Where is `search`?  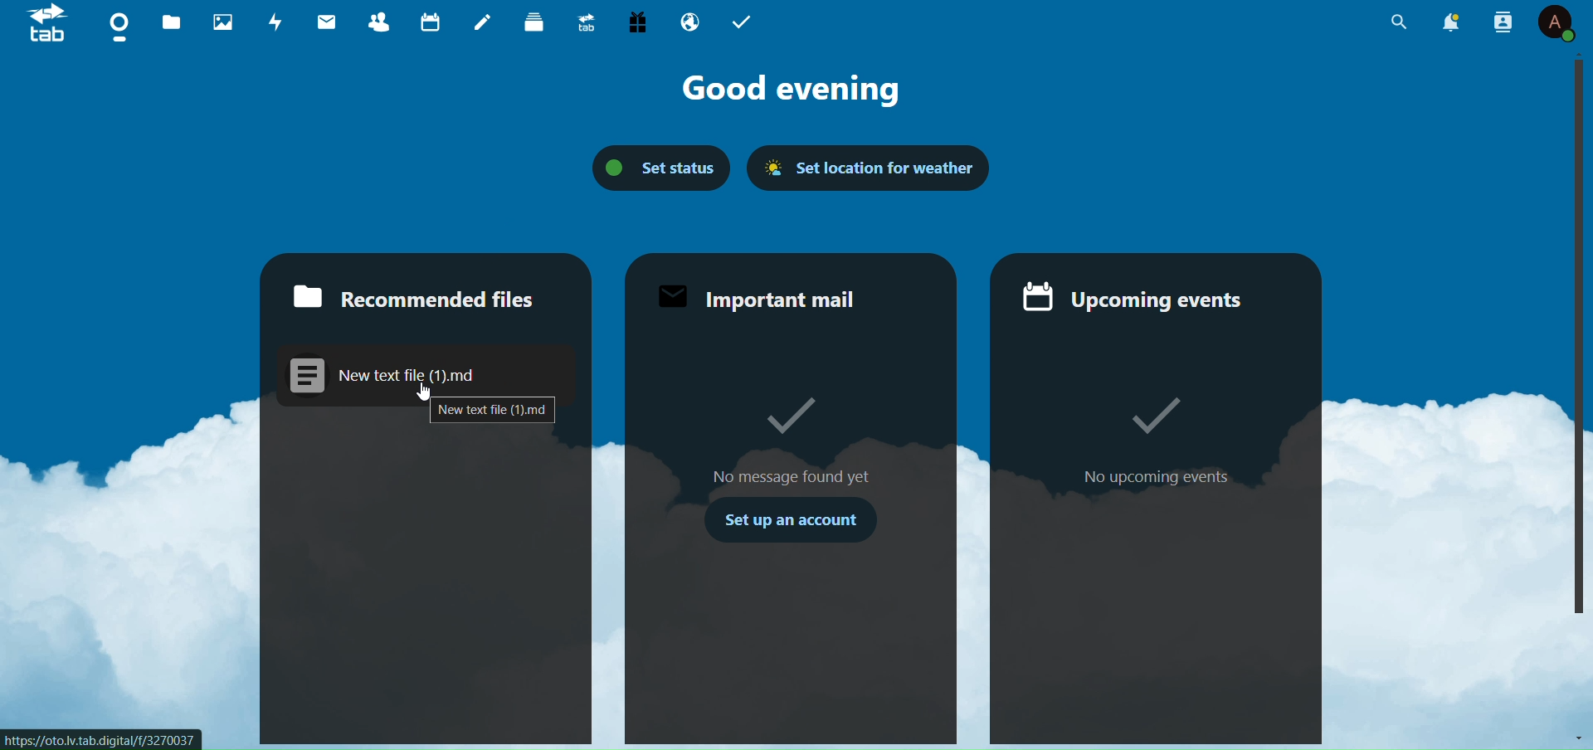
search is located at coordinates (1399, 27).